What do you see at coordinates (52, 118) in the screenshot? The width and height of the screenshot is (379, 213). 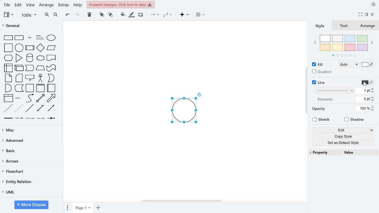 I see `link with symbol` at bounding box center [52, 118].